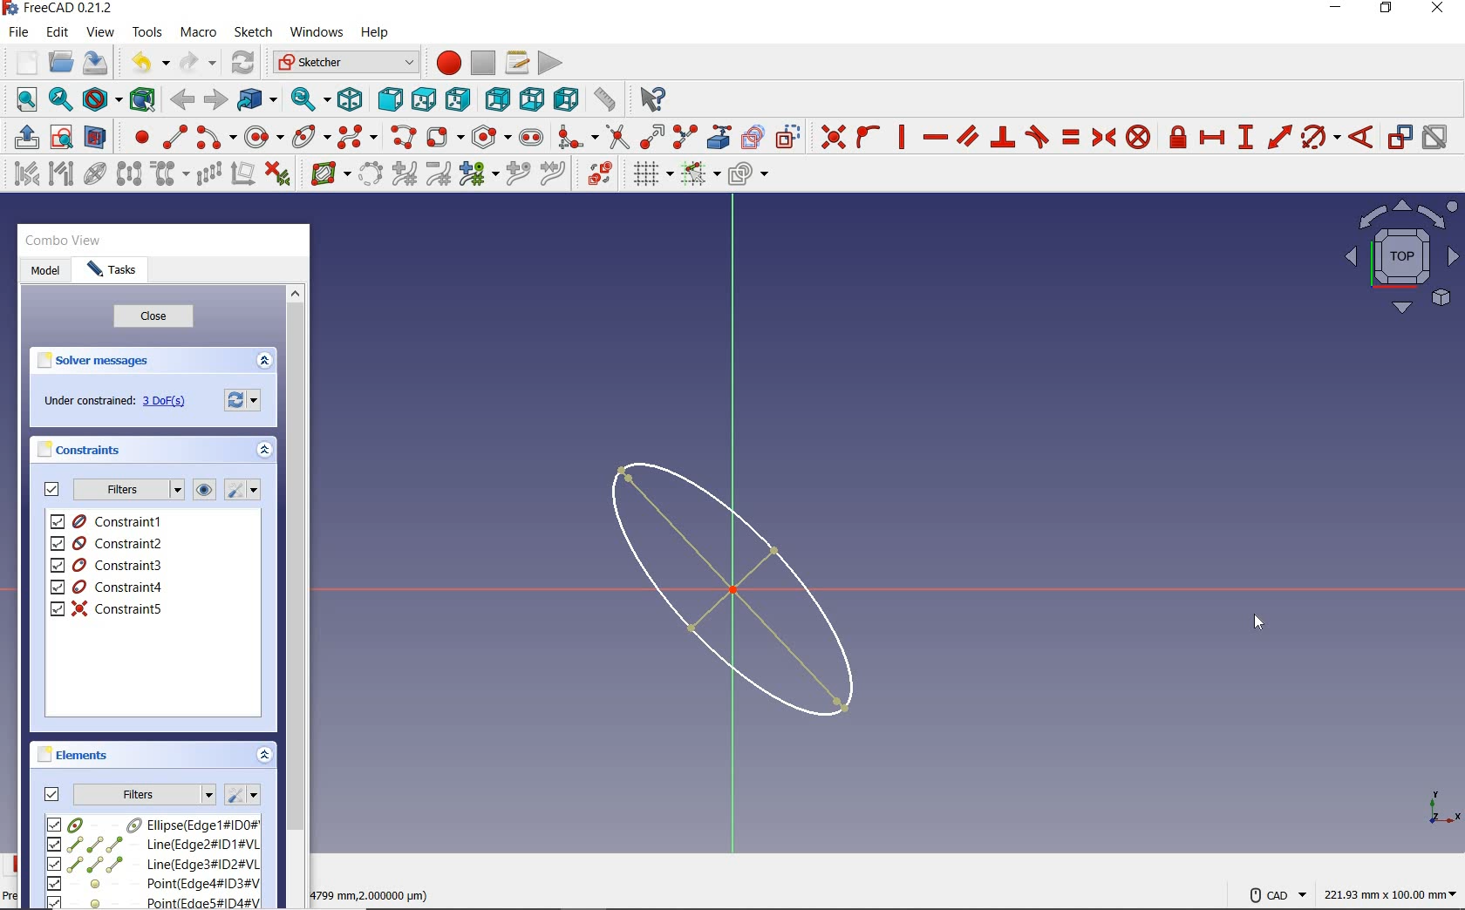 The image size is (1465, 910). Describe the element at coordinates (1179, 137) in the screenshot. I see `constrin lock` at that location.